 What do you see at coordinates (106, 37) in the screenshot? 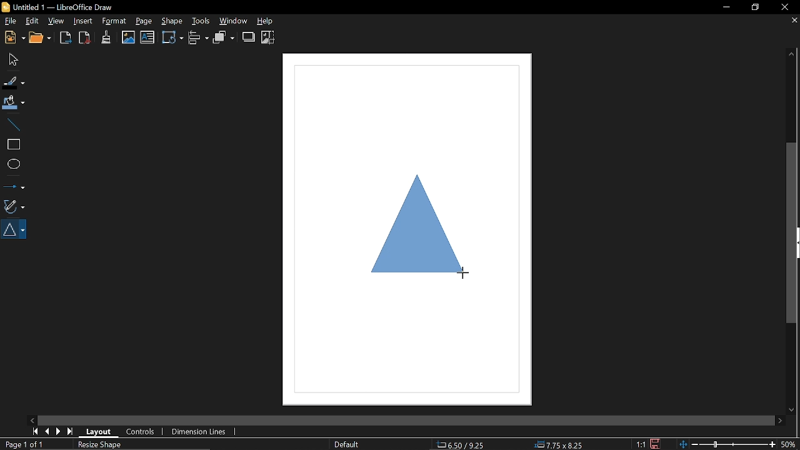
I see `Clone` at bounding box center [106, 37].